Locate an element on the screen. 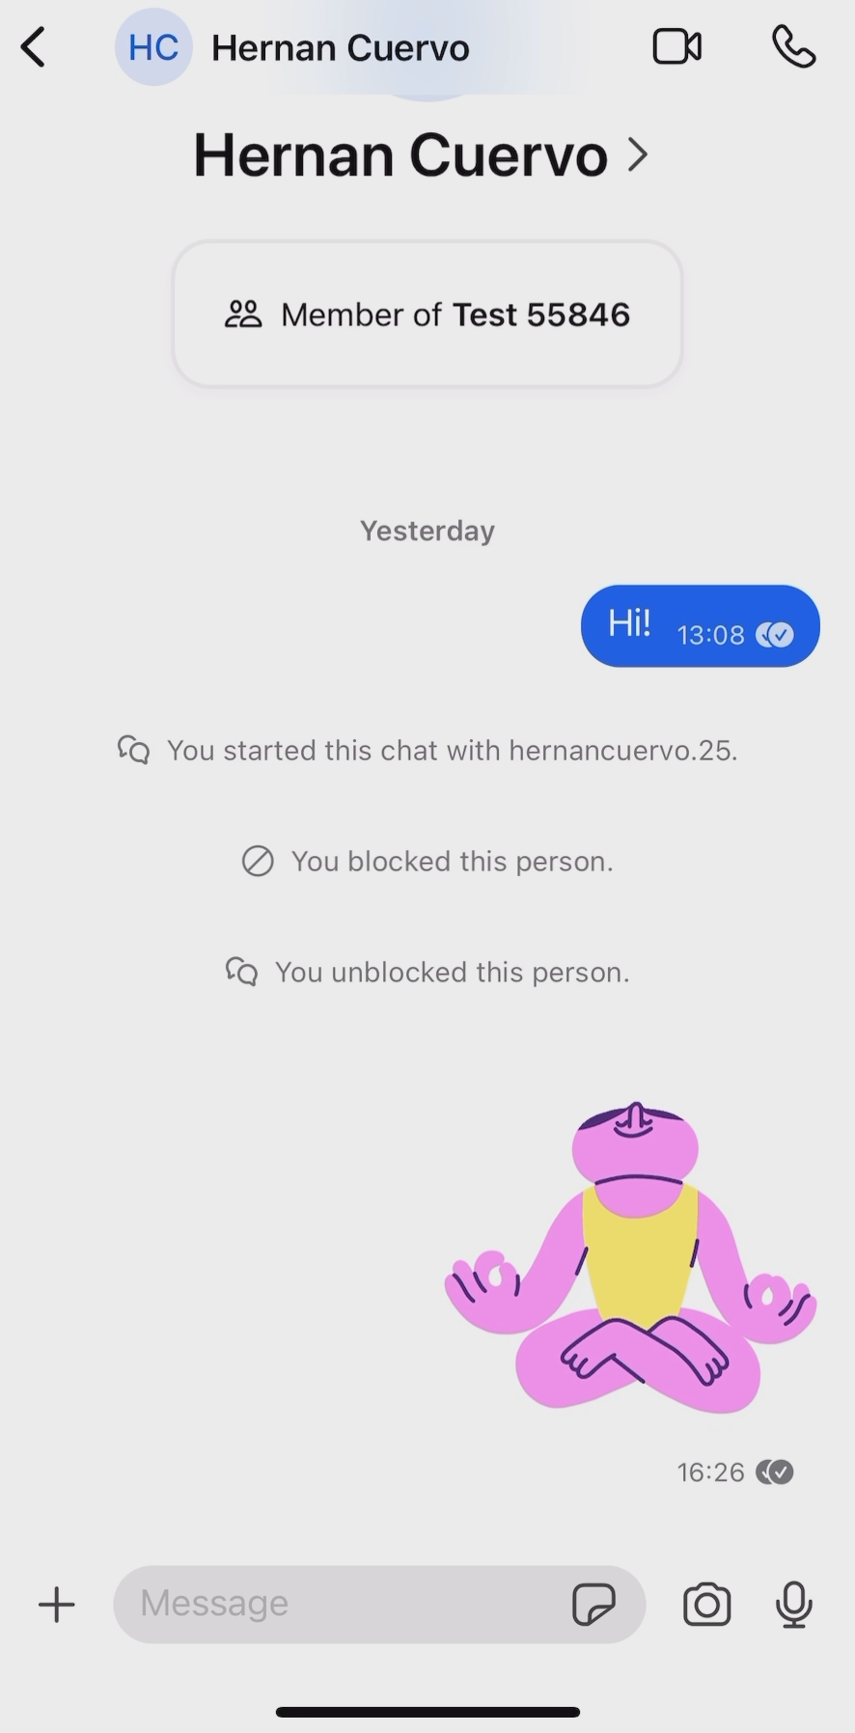 Image resolution: width=855 pixels, height=1733 pixels. videocall is located at coordinates (677, 44).